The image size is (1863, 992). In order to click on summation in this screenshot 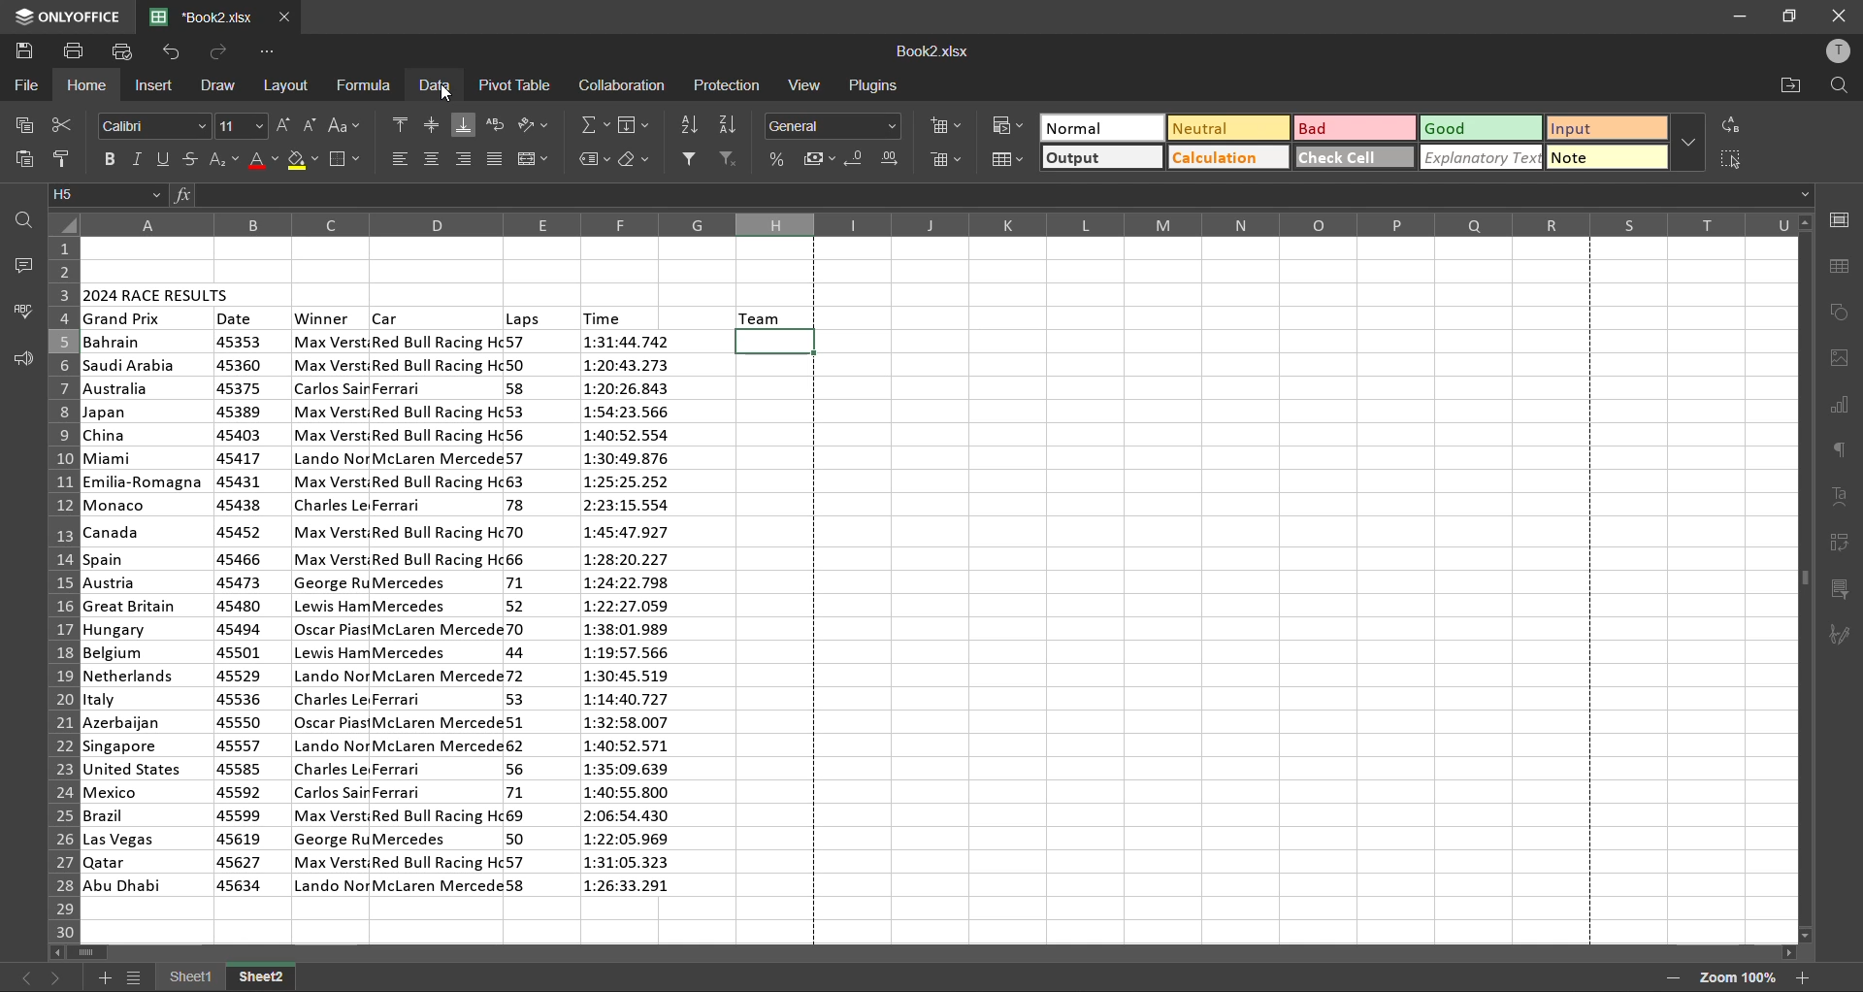, I will do `click(592, 128)`.